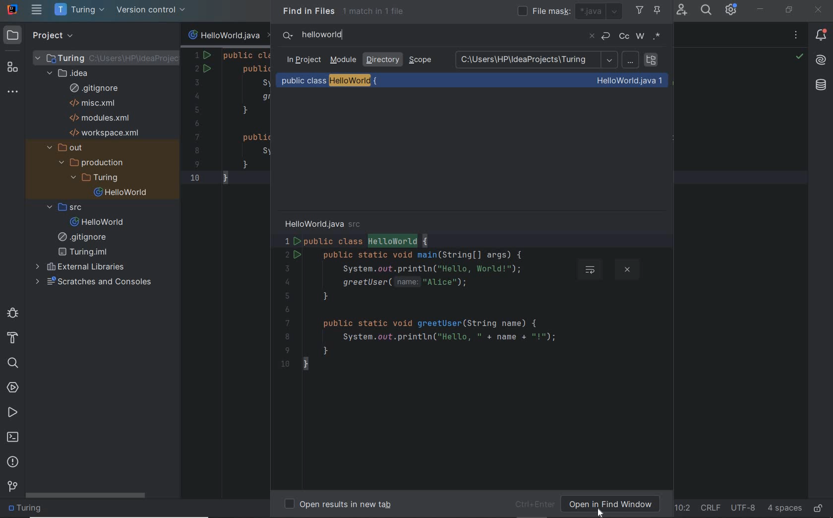  Describe the element at coordinates (421, 58) in the screenshot. I see `Scope` at that location.